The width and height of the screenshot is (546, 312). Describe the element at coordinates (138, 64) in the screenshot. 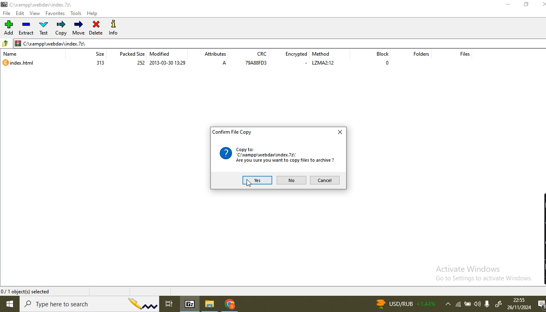

I see `252` at that location.